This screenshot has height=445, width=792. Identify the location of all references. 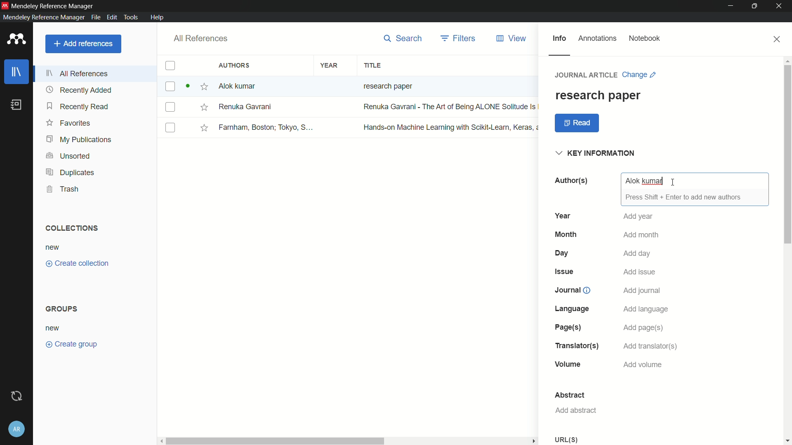
(199, 39).